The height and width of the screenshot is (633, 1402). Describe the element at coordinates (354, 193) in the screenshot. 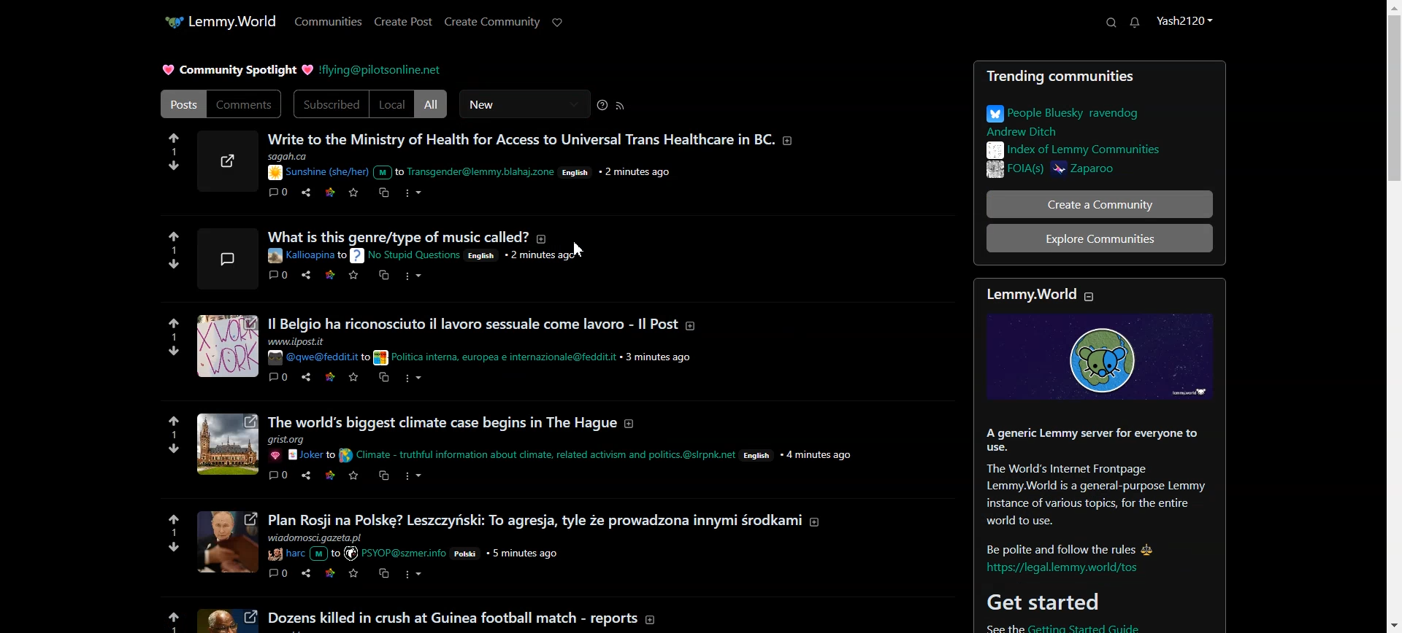

I see `Save` at that location.